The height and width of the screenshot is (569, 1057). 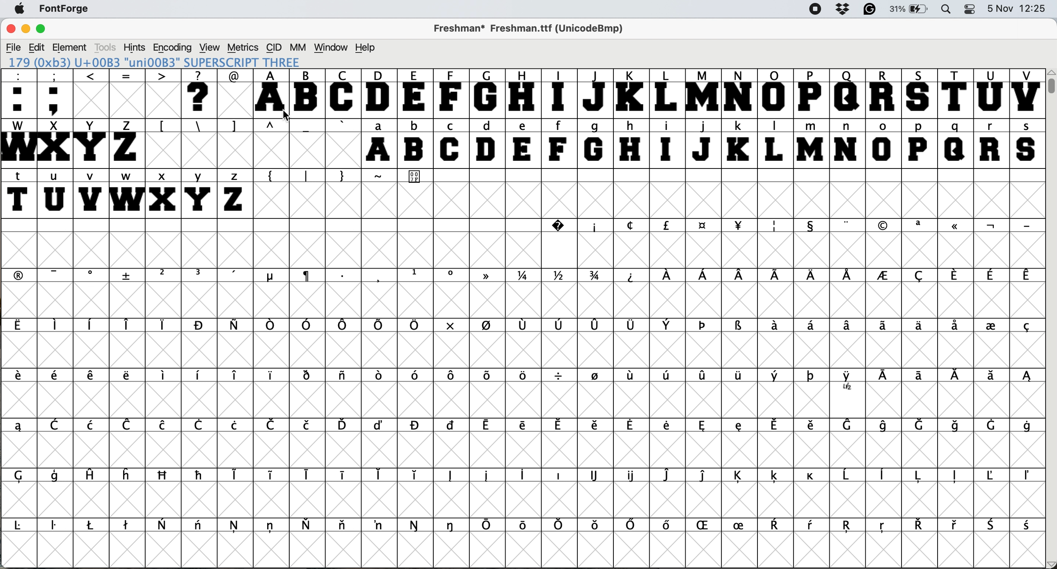 I want to click on symbol, so click(x=885, y=324).